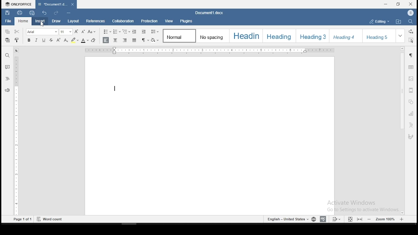  What do you see at coordinates (43, 32) in the screenshot?
I see `font` at bounding box center [43, 32].